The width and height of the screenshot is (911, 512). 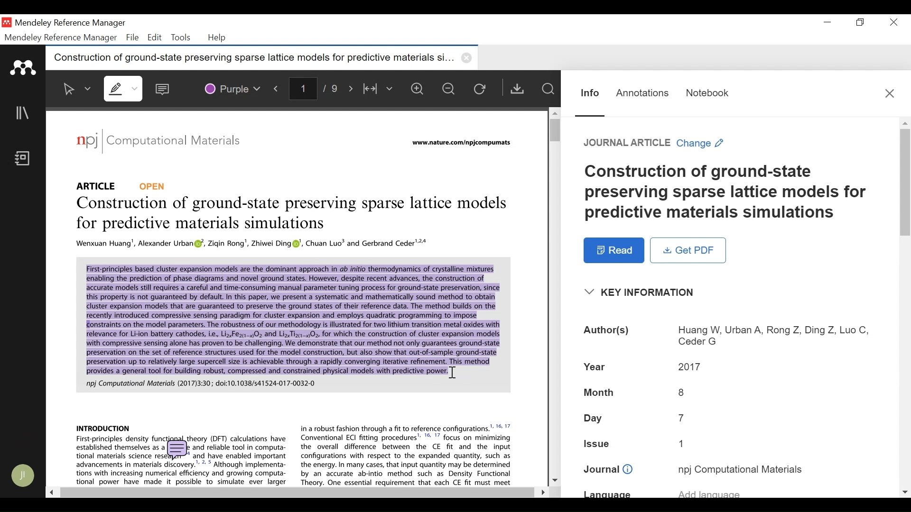 What do you see at coordinates (420, 89) in the screenshot?
I see `Zoom in` at bounding box center [420, 89].